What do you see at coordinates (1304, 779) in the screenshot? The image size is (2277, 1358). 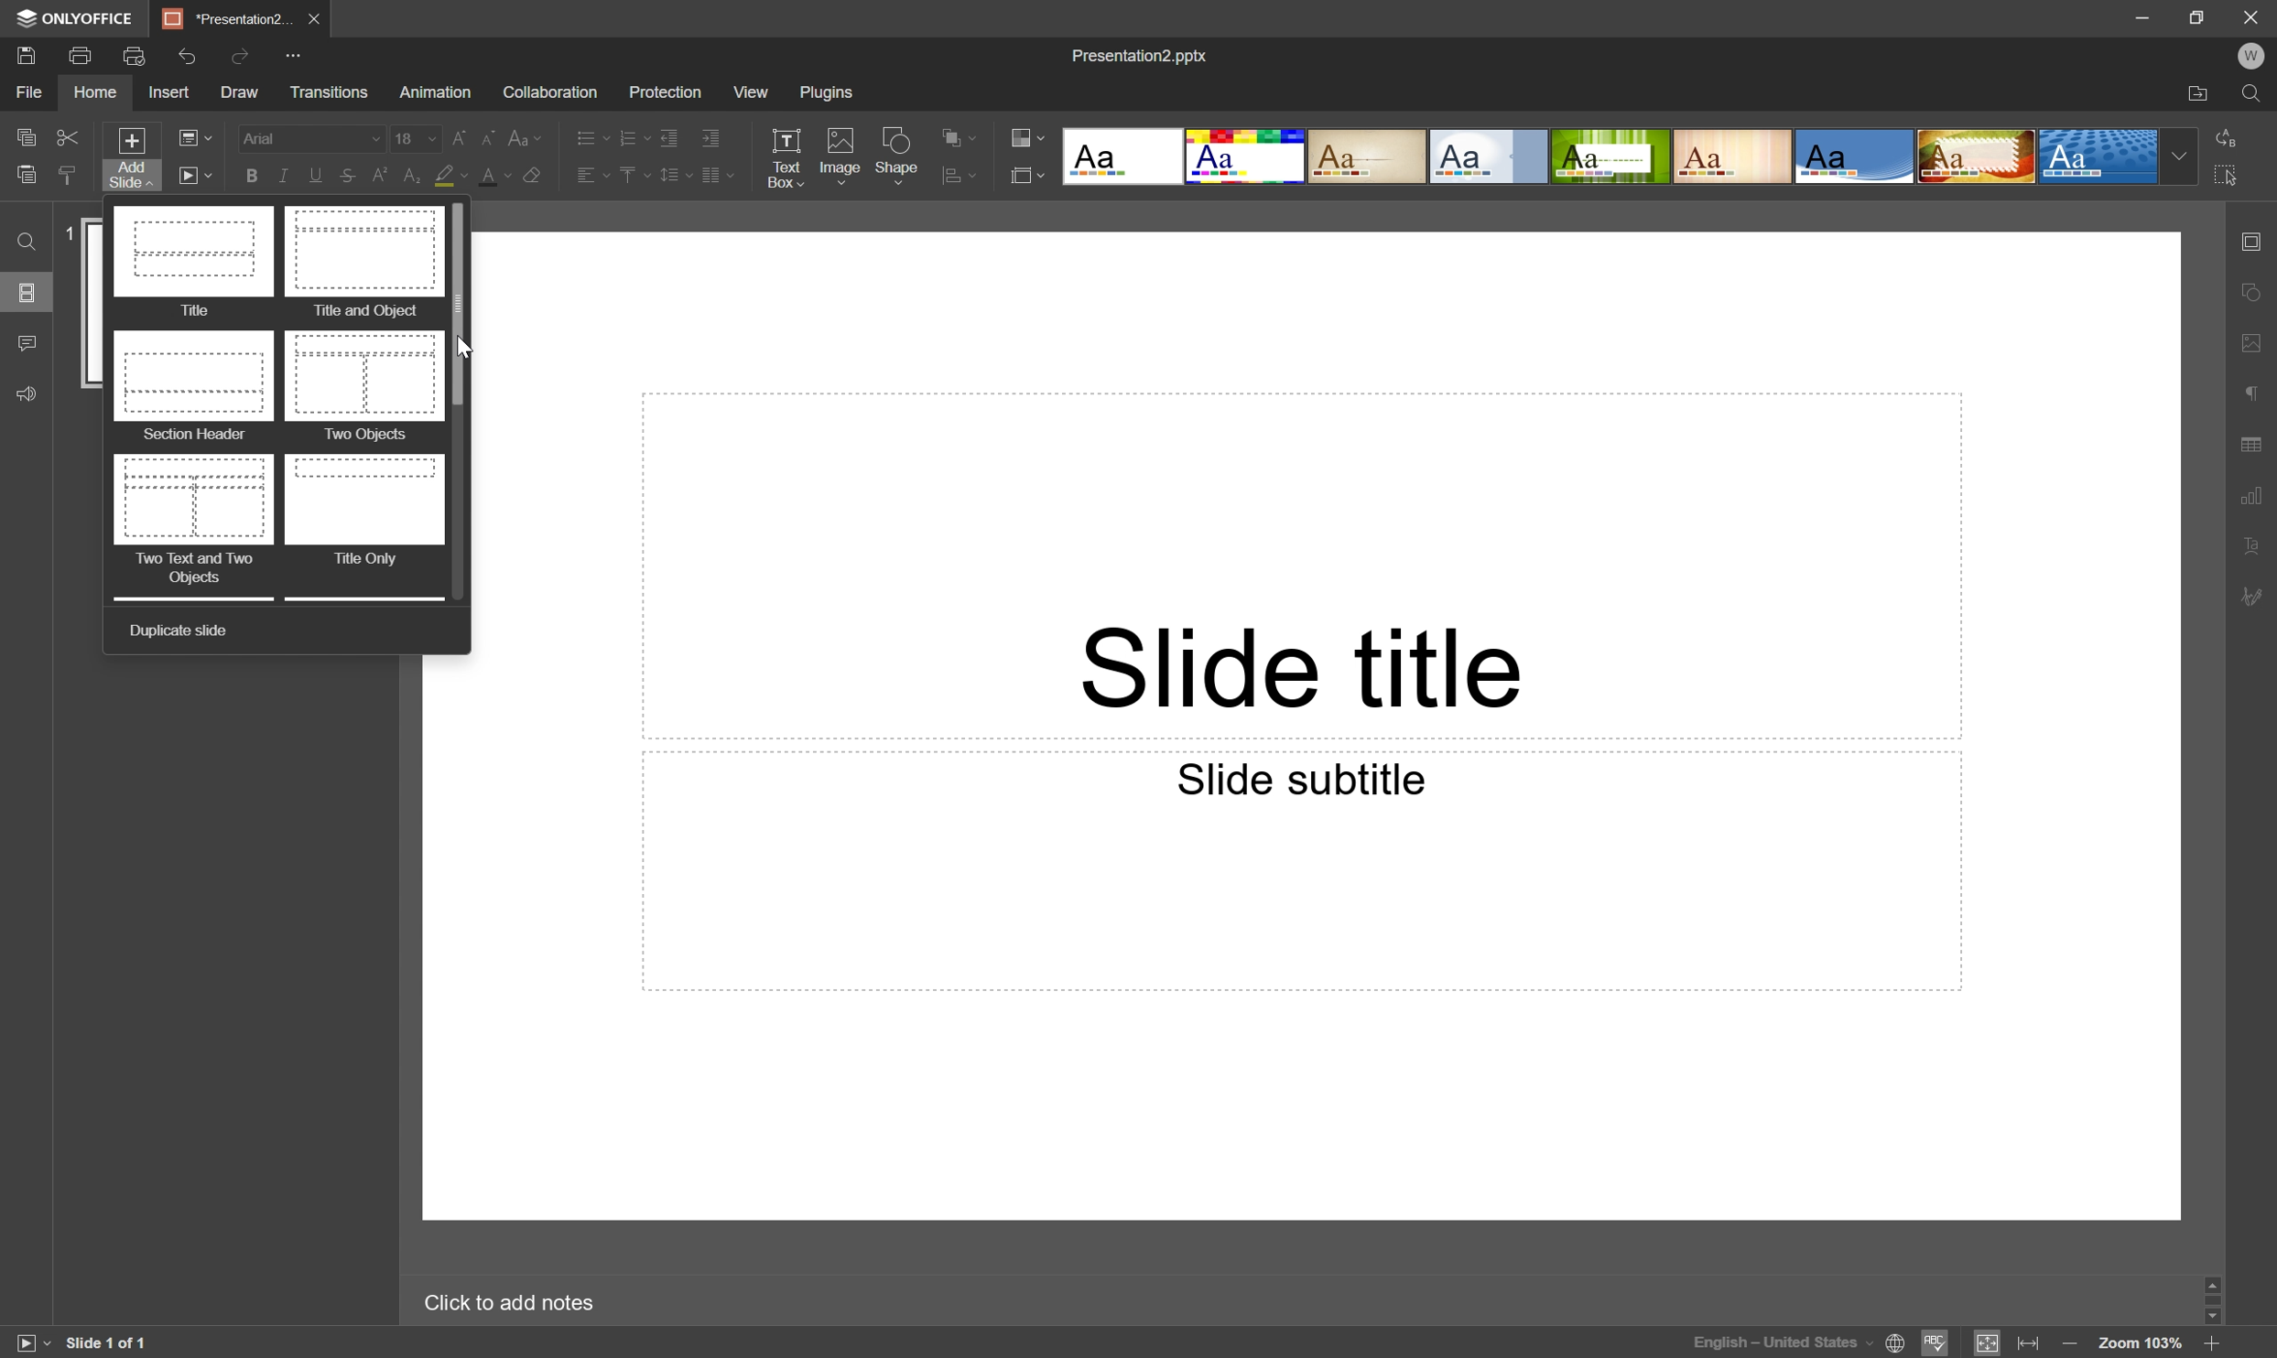 I see `Slide subtitle` at bounding box center [1304, 779].